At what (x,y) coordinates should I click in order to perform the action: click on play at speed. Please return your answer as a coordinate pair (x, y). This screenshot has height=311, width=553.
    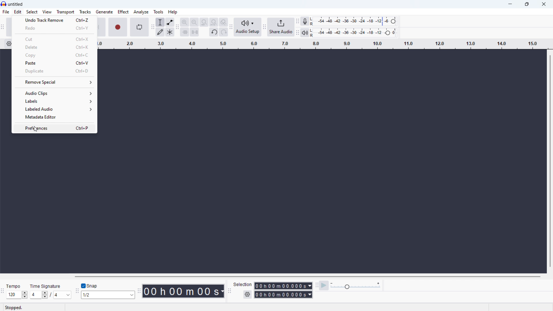
    Looking at the image, I should click on (324, 286).